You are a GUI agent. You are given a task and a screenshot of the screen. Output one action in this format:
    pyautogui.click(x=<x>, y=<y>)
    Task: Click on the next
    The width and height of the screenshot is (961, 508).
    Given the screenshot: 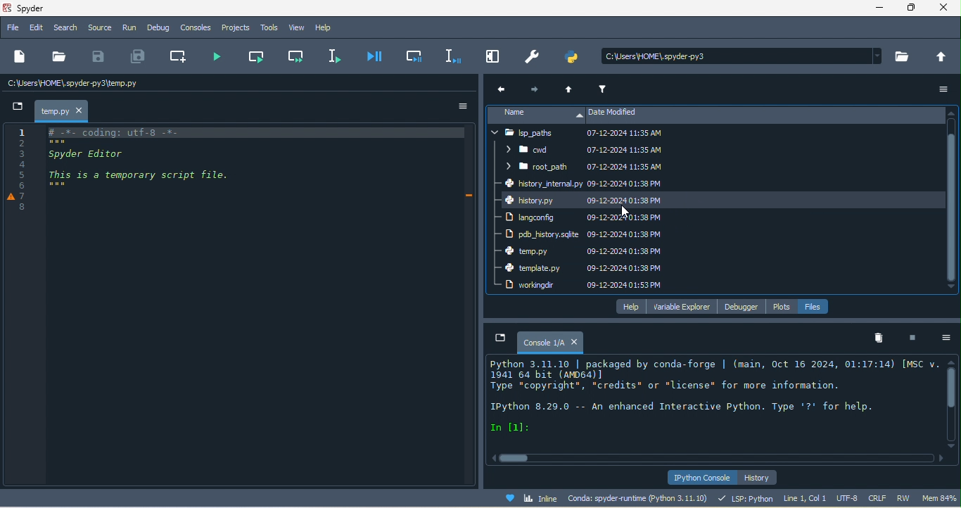 What is the action you would take?
    pyautogui.click(x=531, y=89)
    